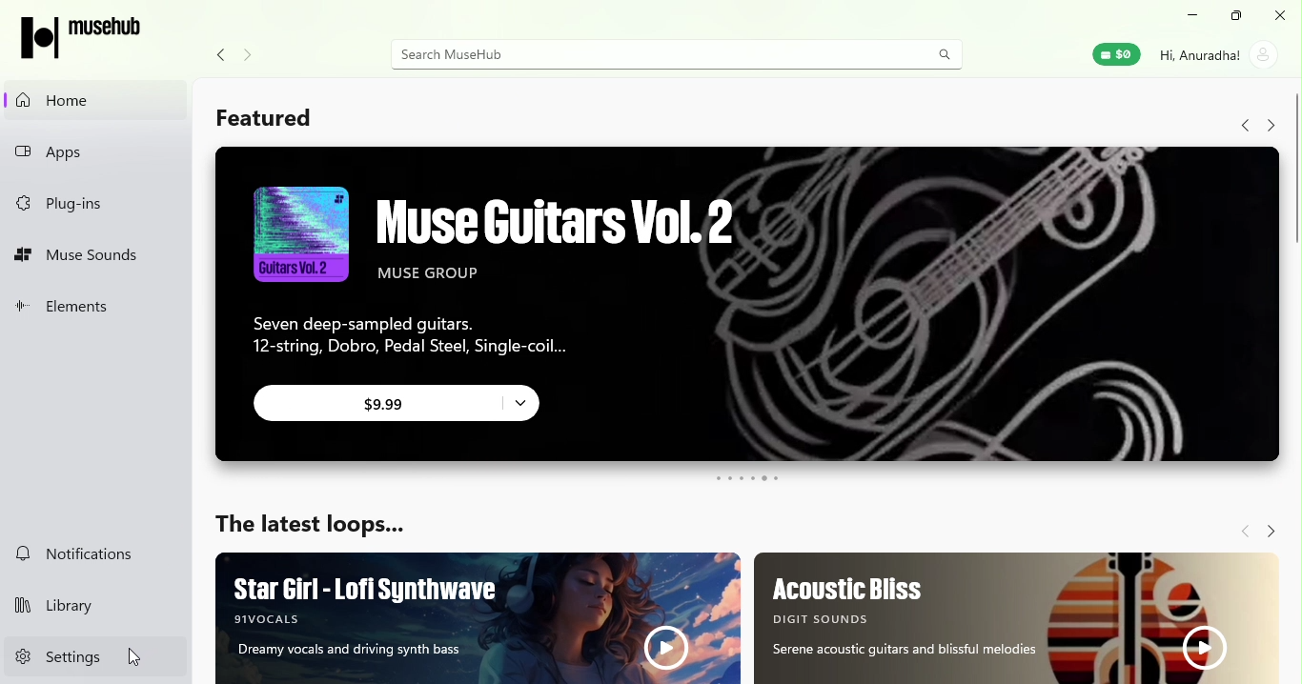 The height and width of the screenshot is (684, 1302). I want to click on Navigate back, so click(1245, 127).